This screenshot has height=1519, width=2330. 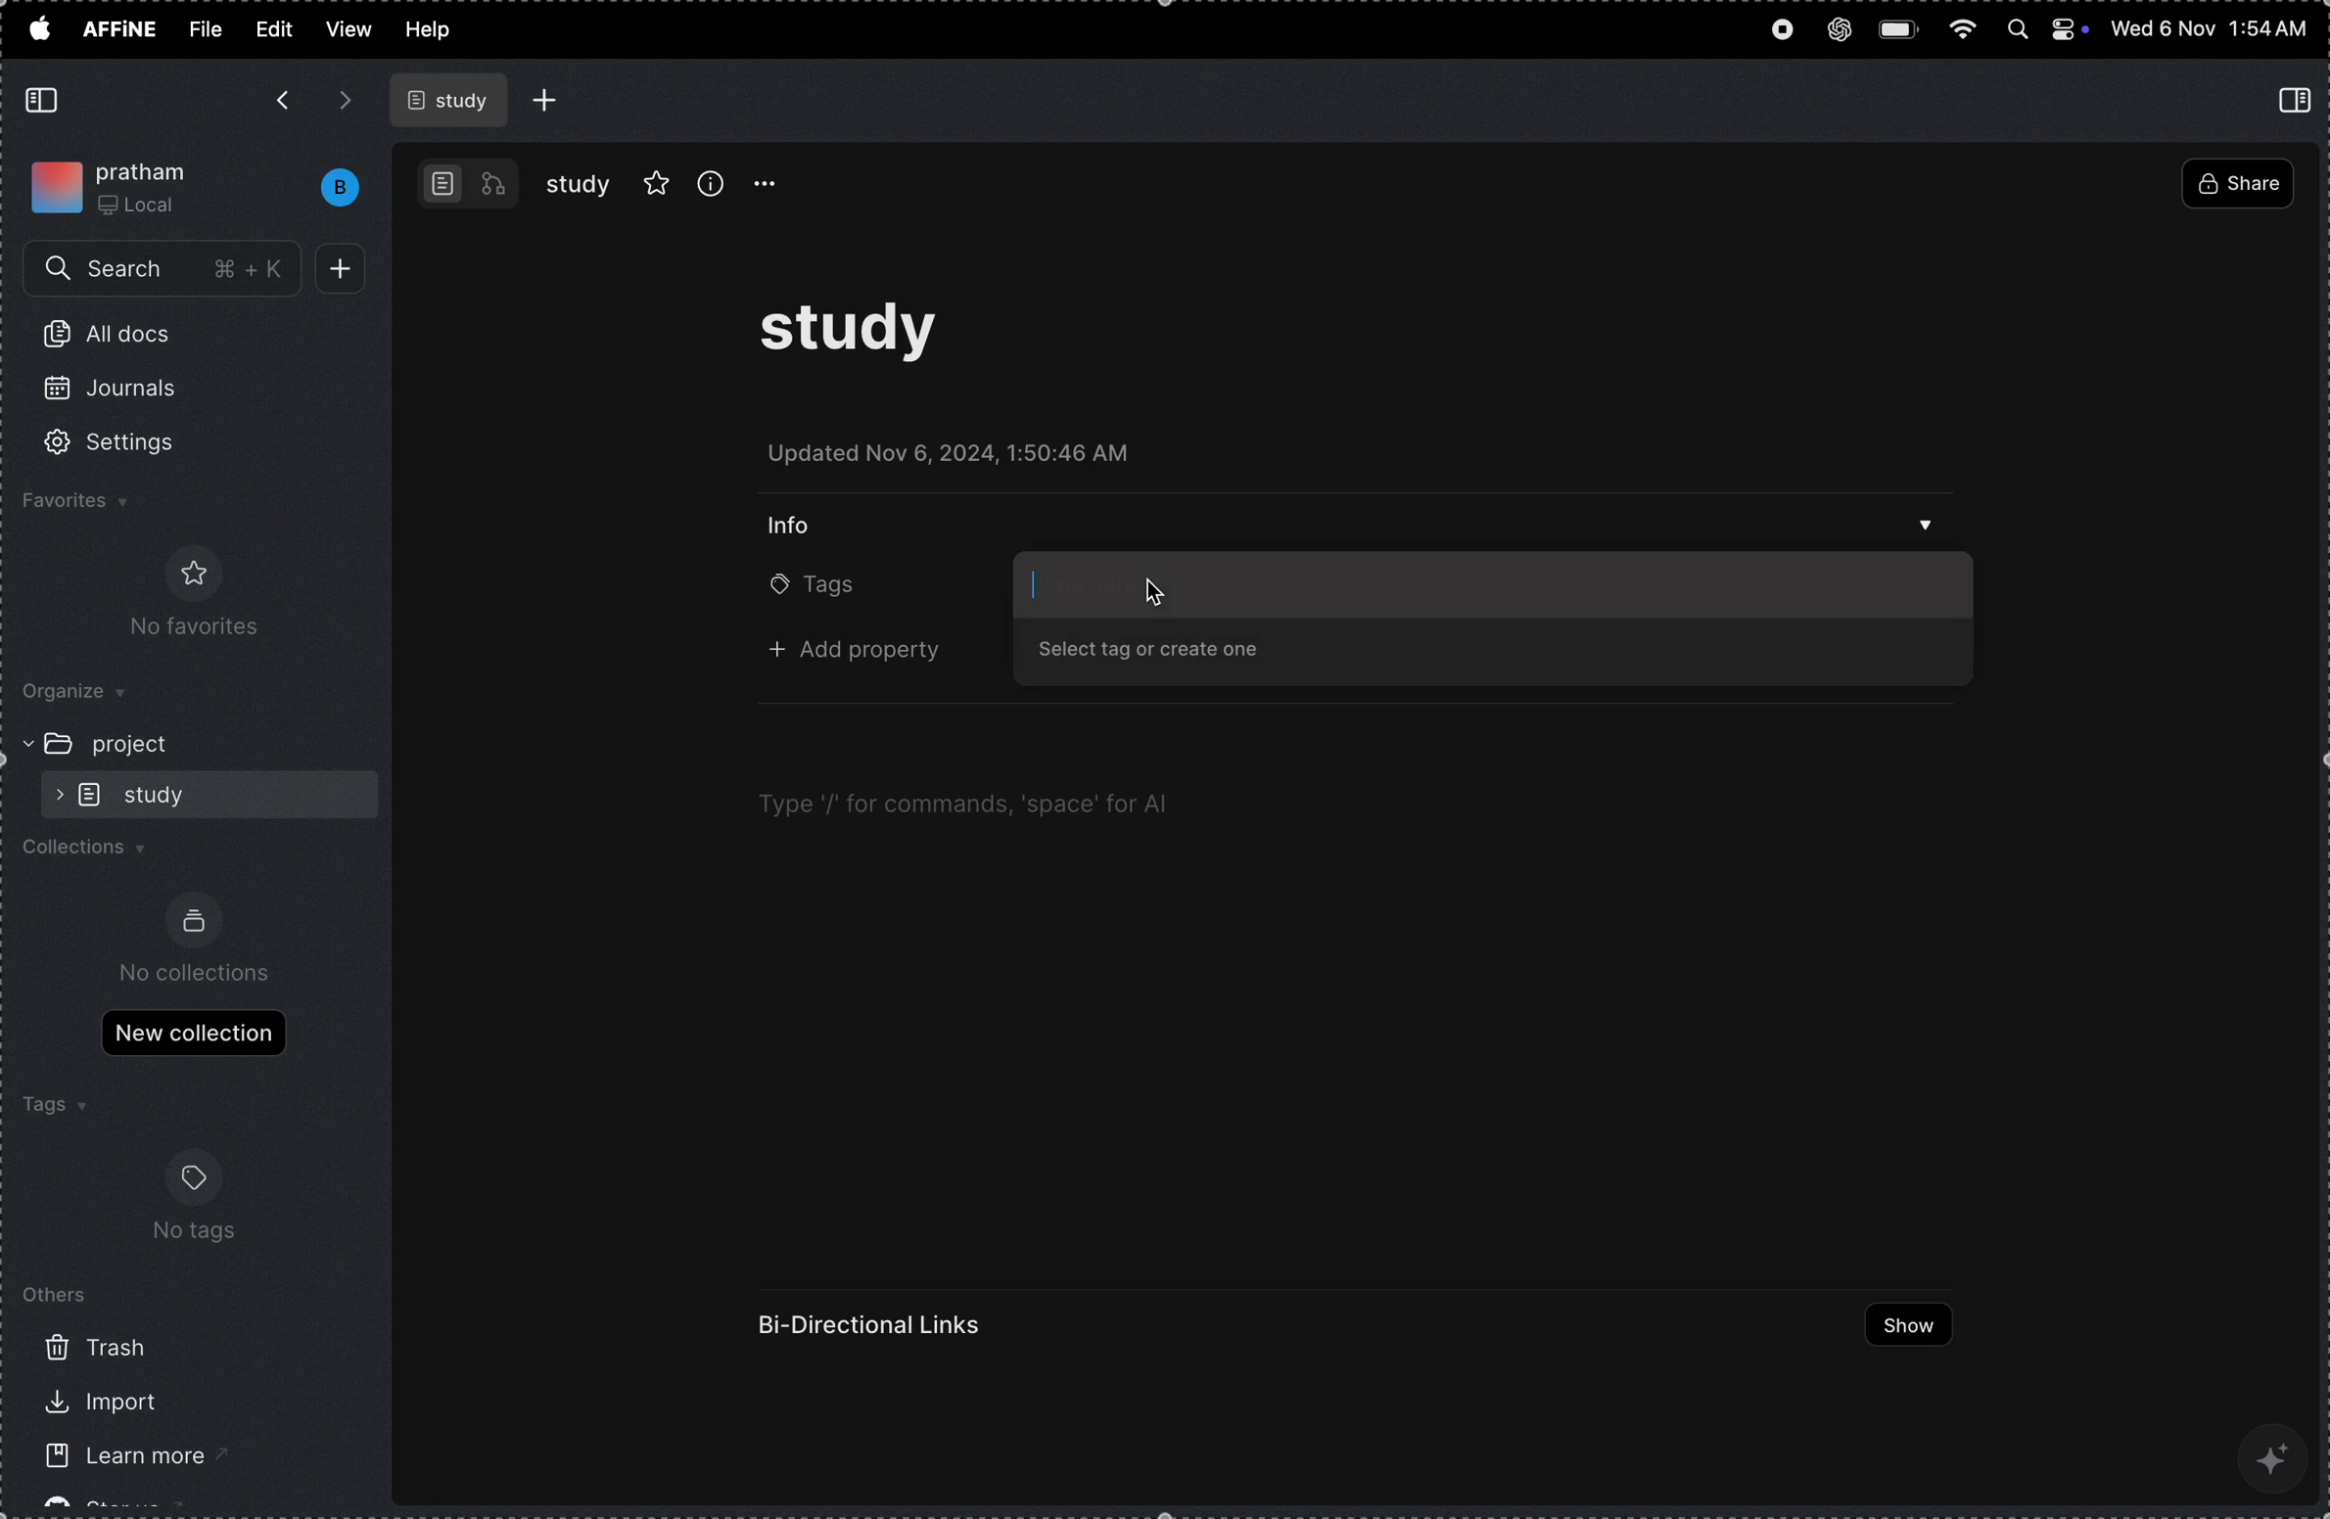 What do you see at coordinates (1839, 24) in the screenshot?
I see `chat gpt` at bounding box center [1839, 24].